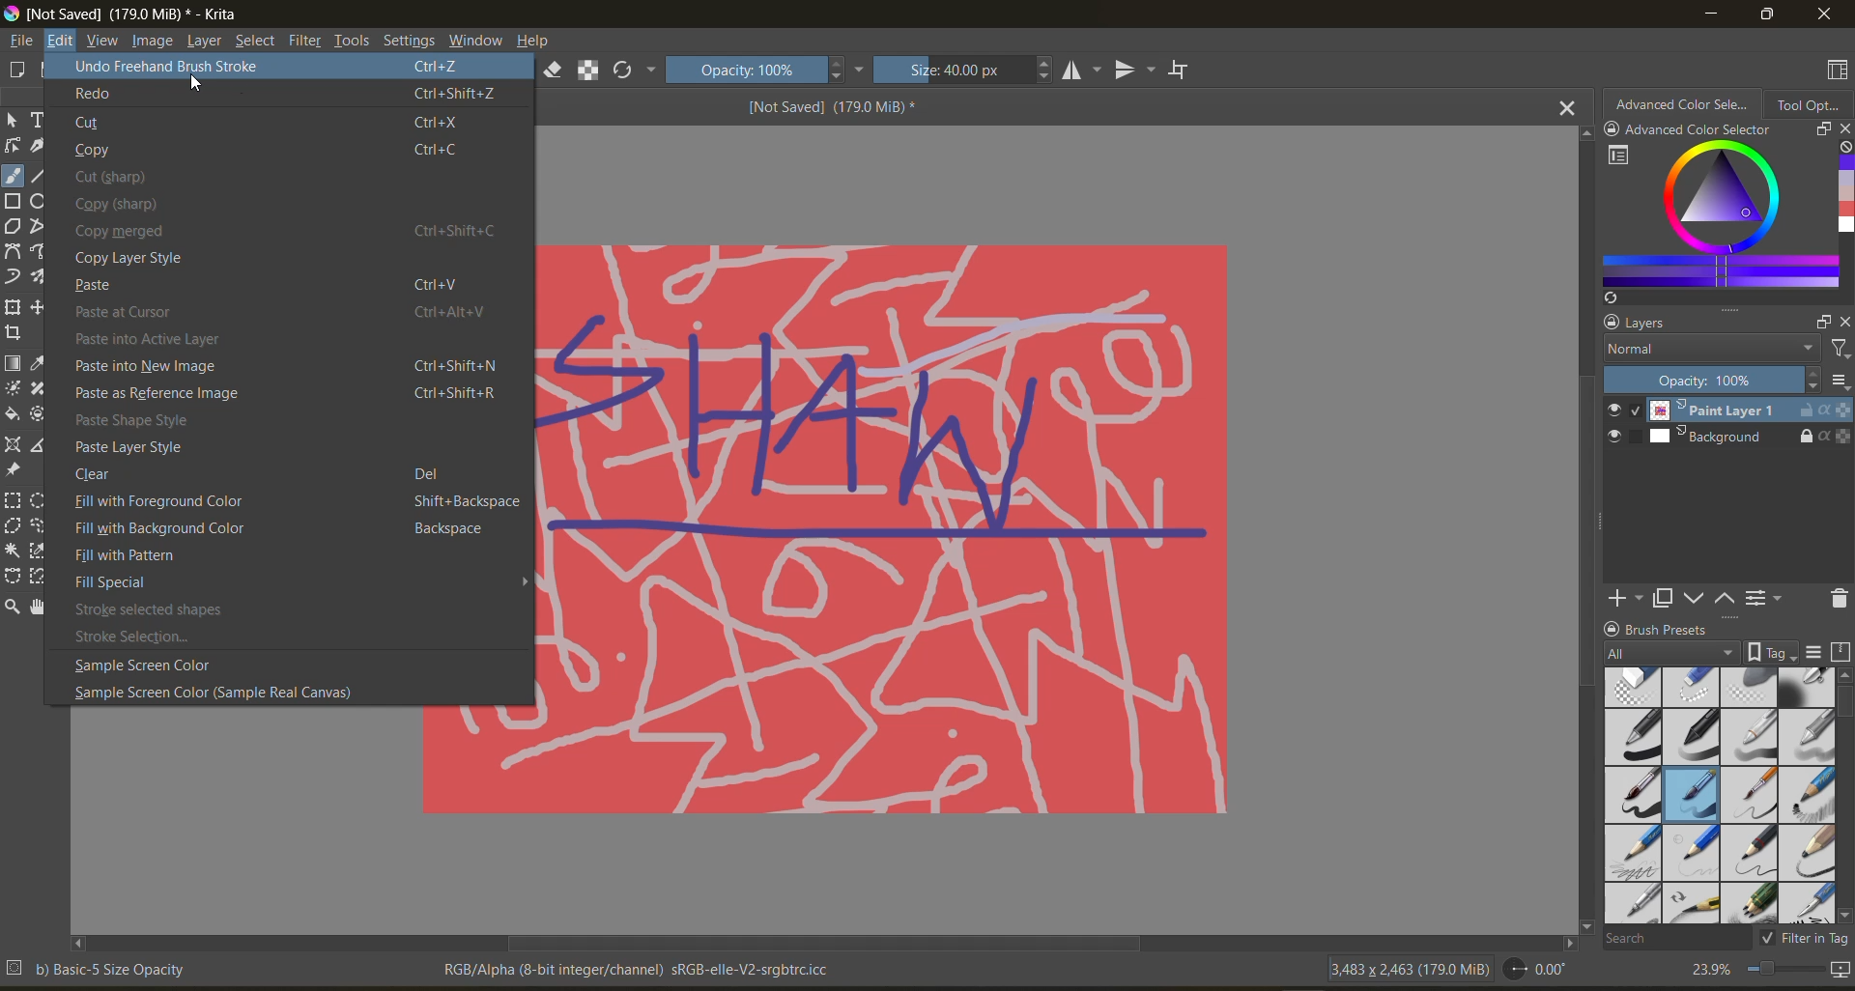 The height and width of the screenshot is (991, 1855). Describe the element at coordinates (1618, 426) in the screenshot. I see `preview` at that location.